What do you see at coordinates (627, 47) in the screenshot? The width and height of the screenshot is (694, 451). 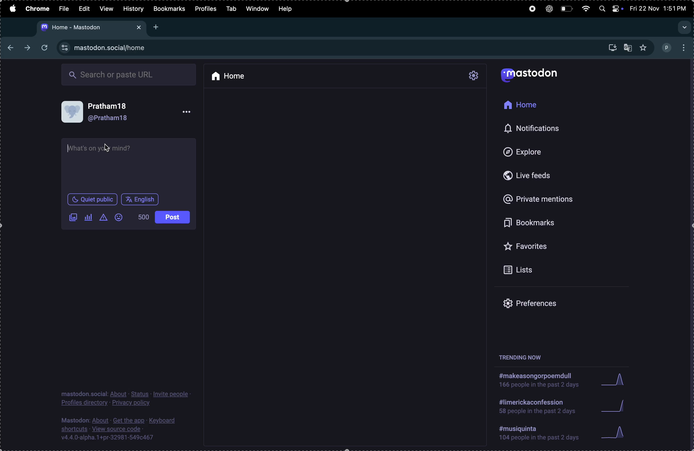 I see `translate` at bounding box center [627, 47].